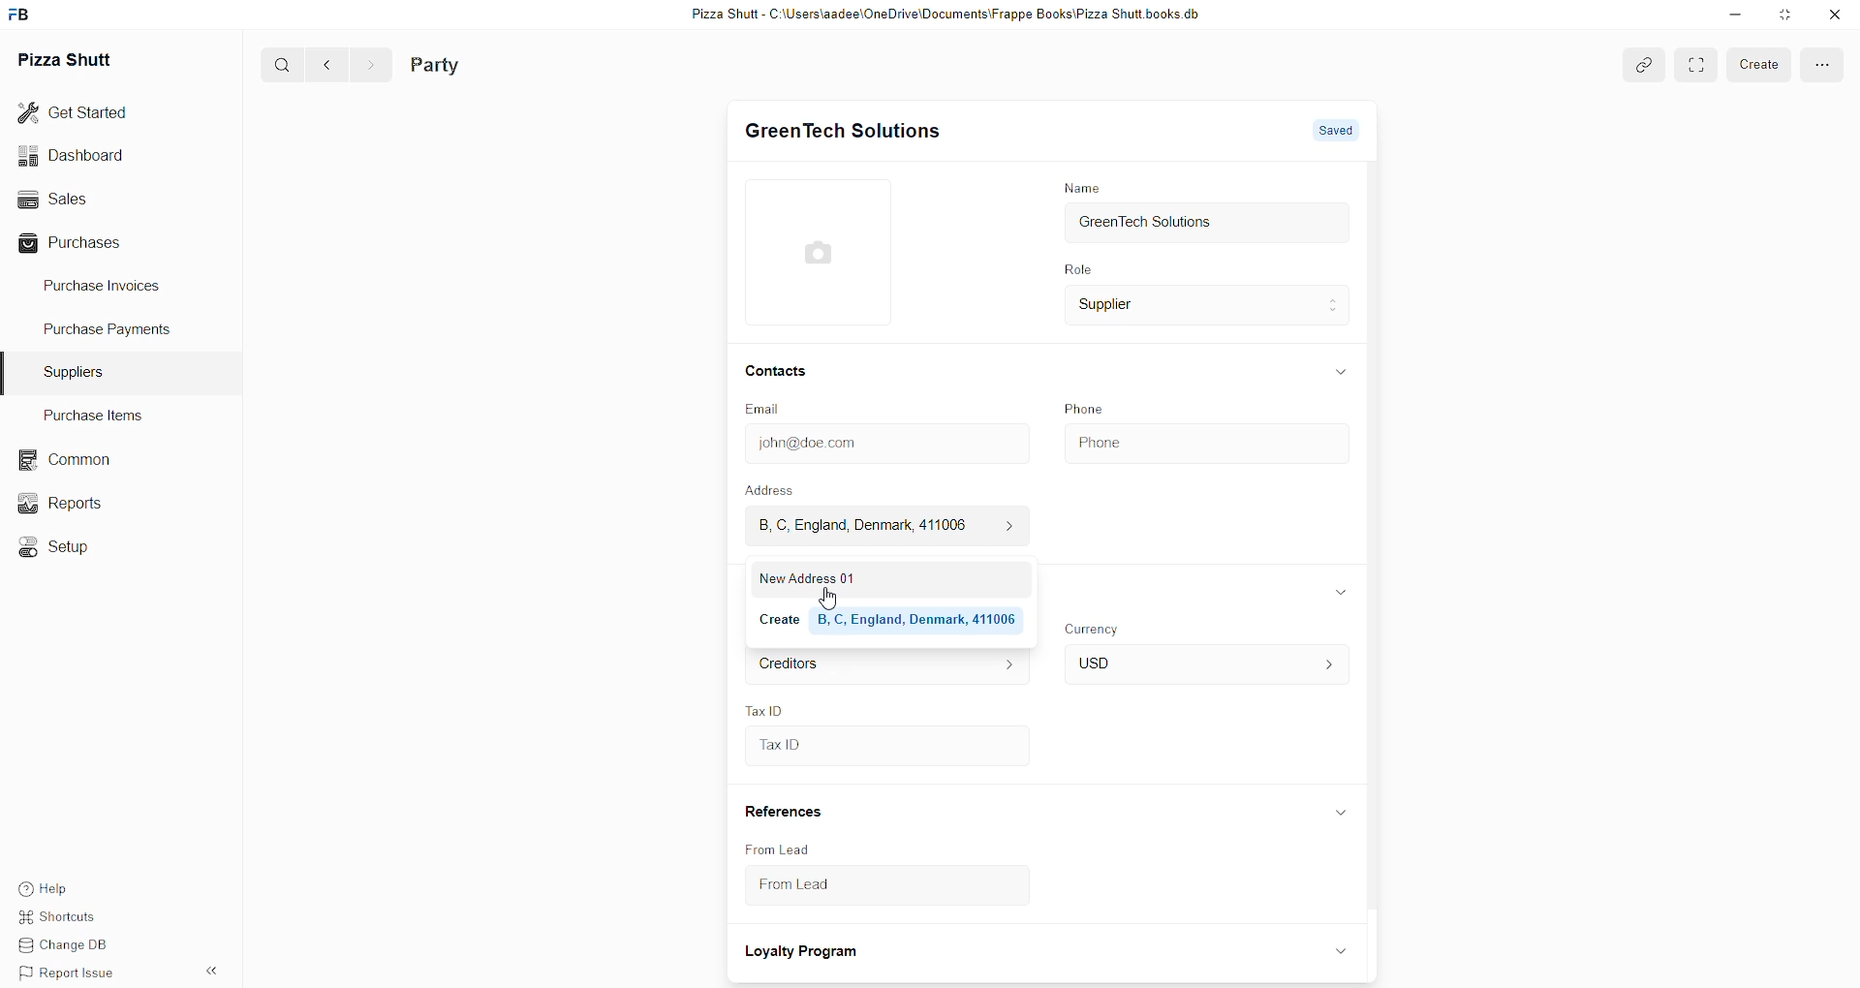 This screenshot has width=1860, height=988. What do you see at coordinates (57, 544) in the screenshot?
I see `Setup` at bounding box center [57, 544].